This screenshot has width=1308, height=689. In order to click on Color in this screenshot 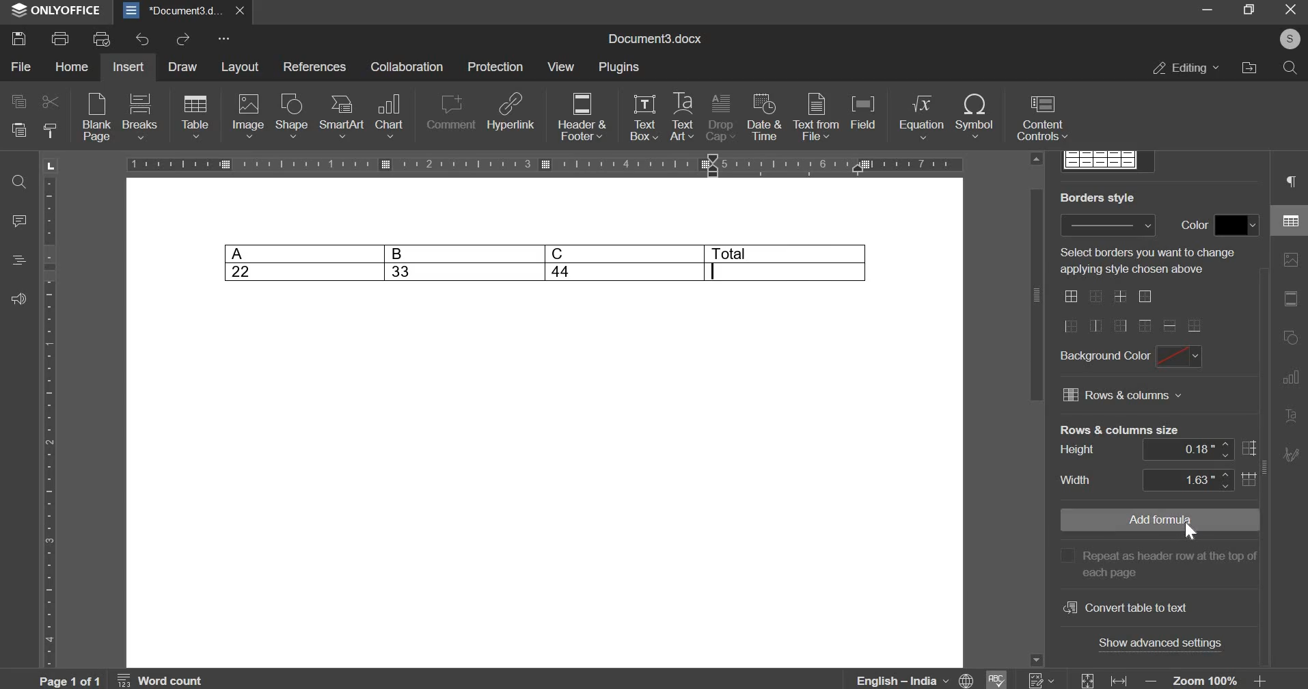, I will do `click(1192, 225)`.